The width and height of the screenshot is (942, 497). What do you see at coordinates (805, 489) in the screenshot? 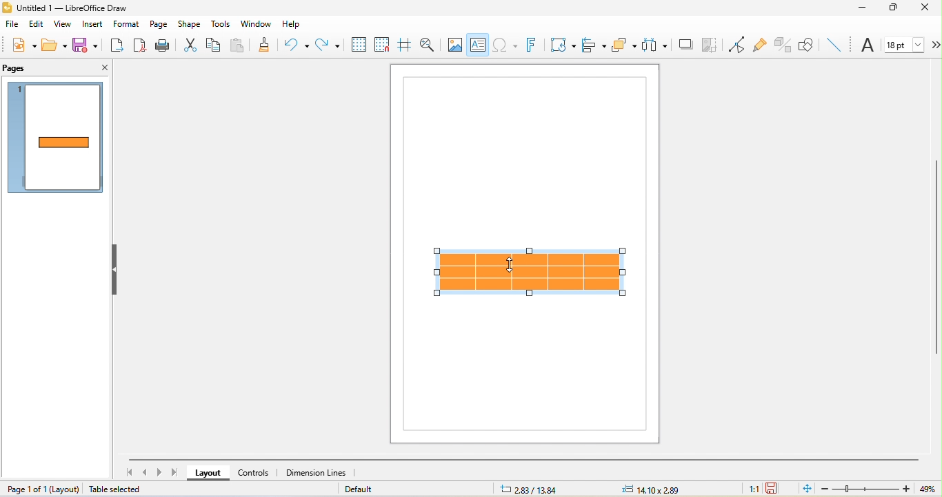
I see `fit page to current window` at bounding box center [805, 489].